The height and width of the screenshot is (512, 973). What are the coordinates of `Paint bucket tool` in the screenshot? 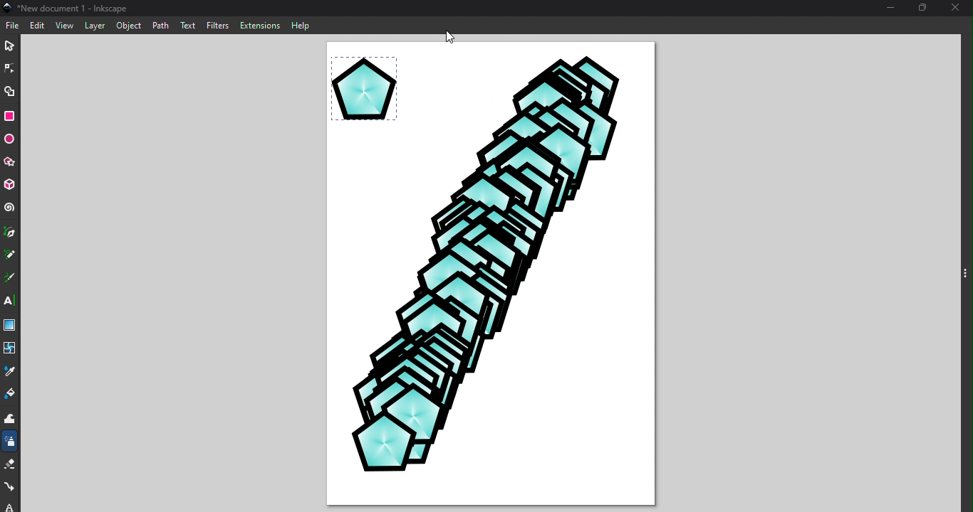 It's located at (9, 395).